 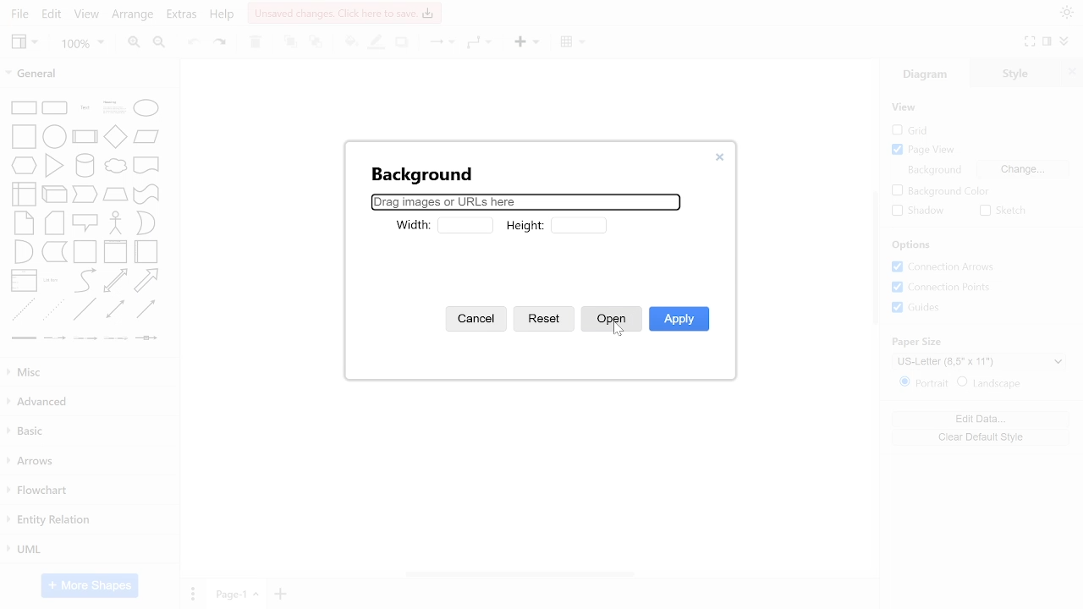 What do you see at coordinates (146, 223) in the screenshot?
I see `general shapes` at bounding box center [146, 223].